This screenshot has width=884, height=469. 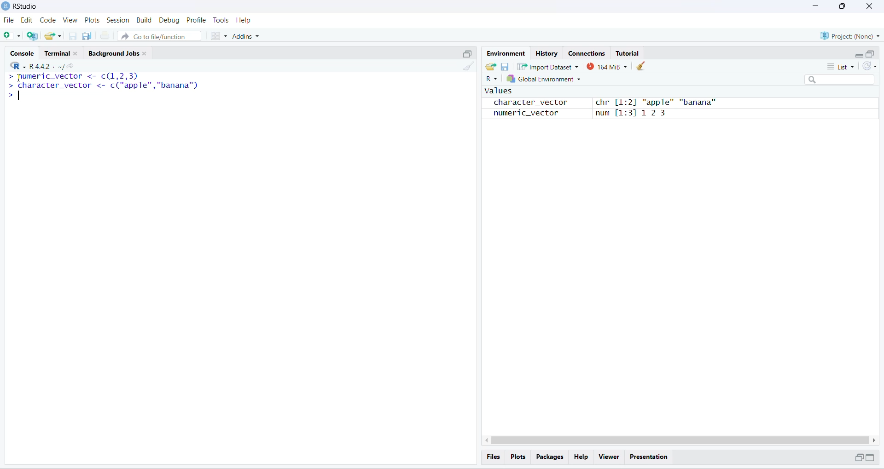 What do you see at coordinates (494, 457) in the screenshot?
I see `Files` at bounding box center [494, 457].